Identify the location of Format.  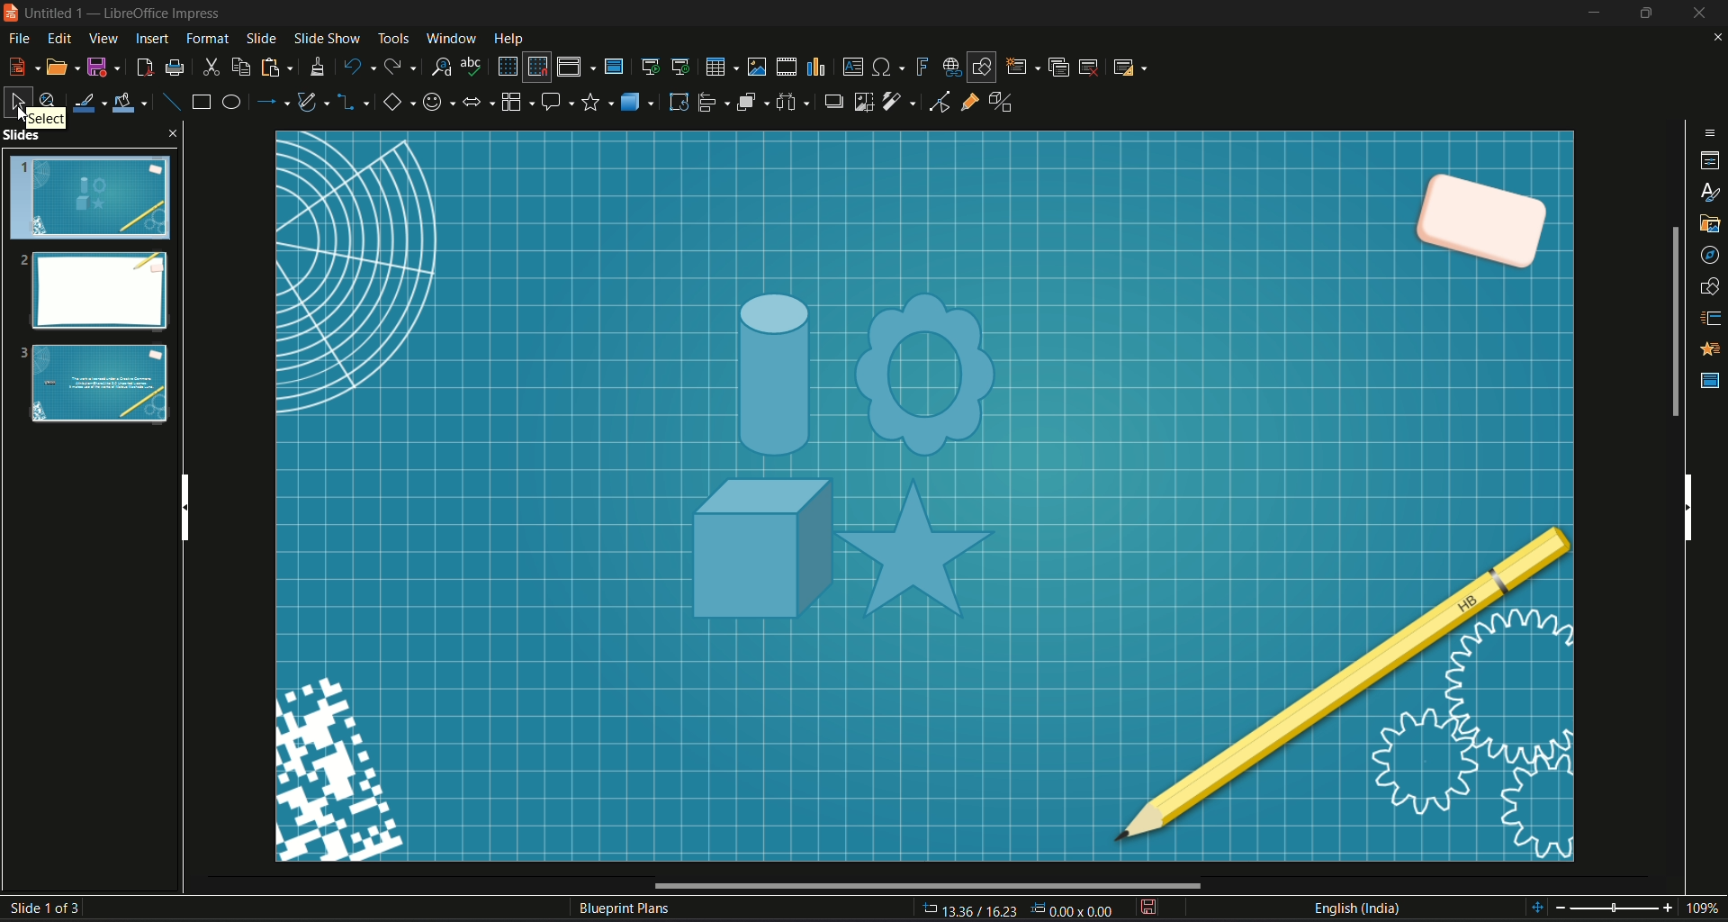
(208, 39).